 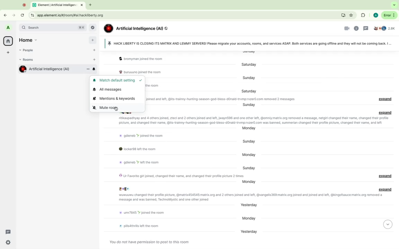 What do you see at coordinates (82, 5) in the screenshot?
I see `Close tab` at bounding box center [82, 5].